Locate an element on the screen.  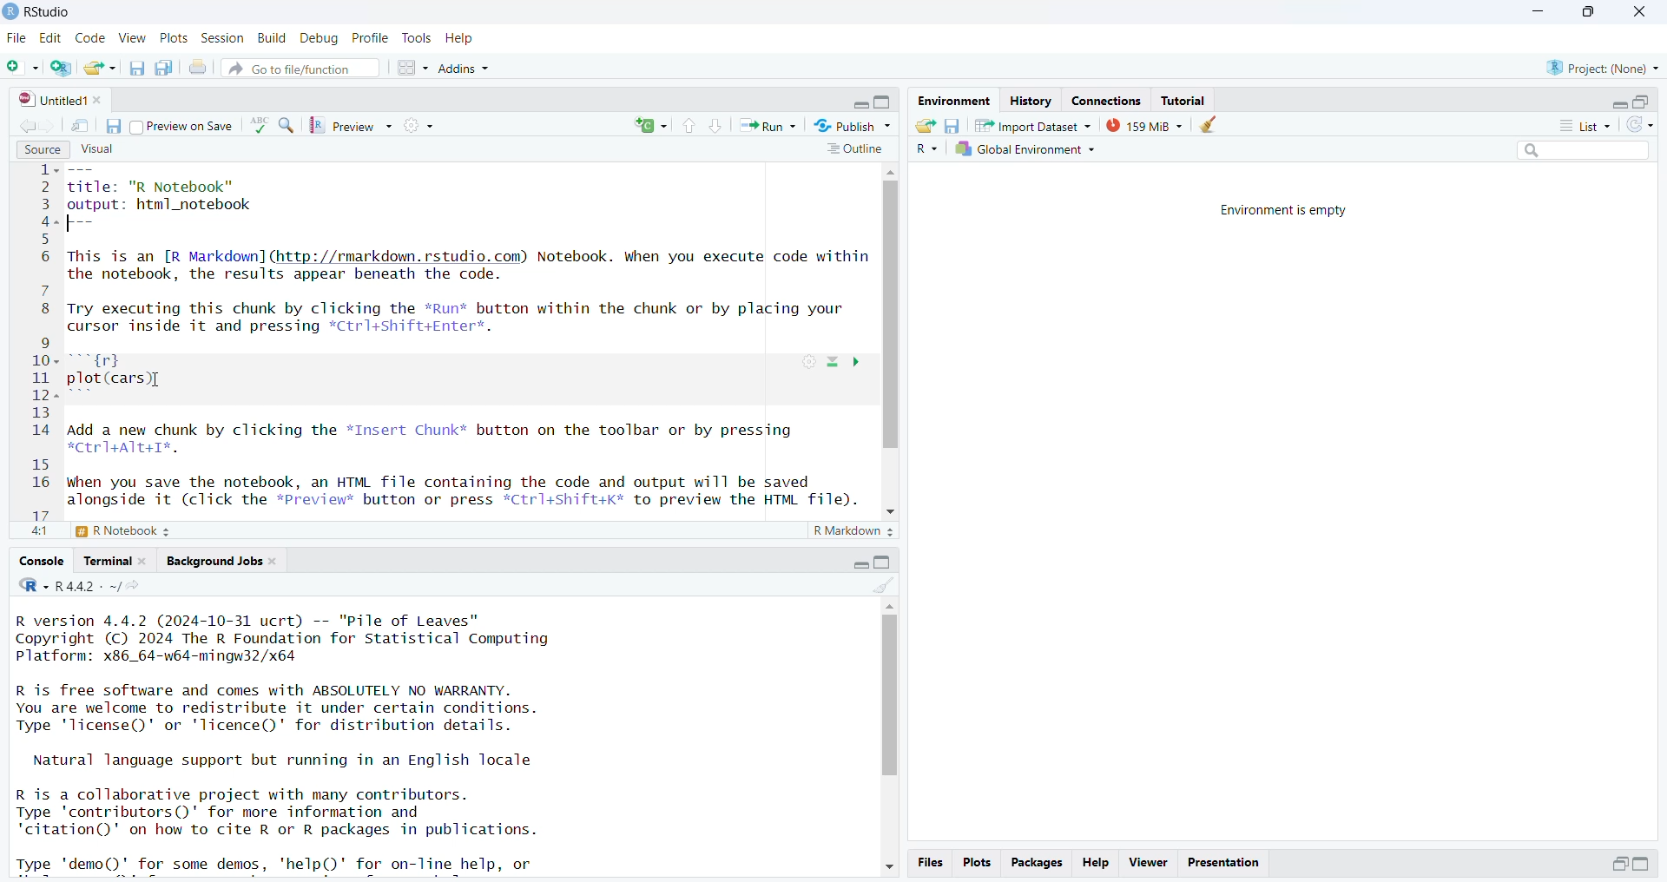
help is located at coordinates (461, 38).